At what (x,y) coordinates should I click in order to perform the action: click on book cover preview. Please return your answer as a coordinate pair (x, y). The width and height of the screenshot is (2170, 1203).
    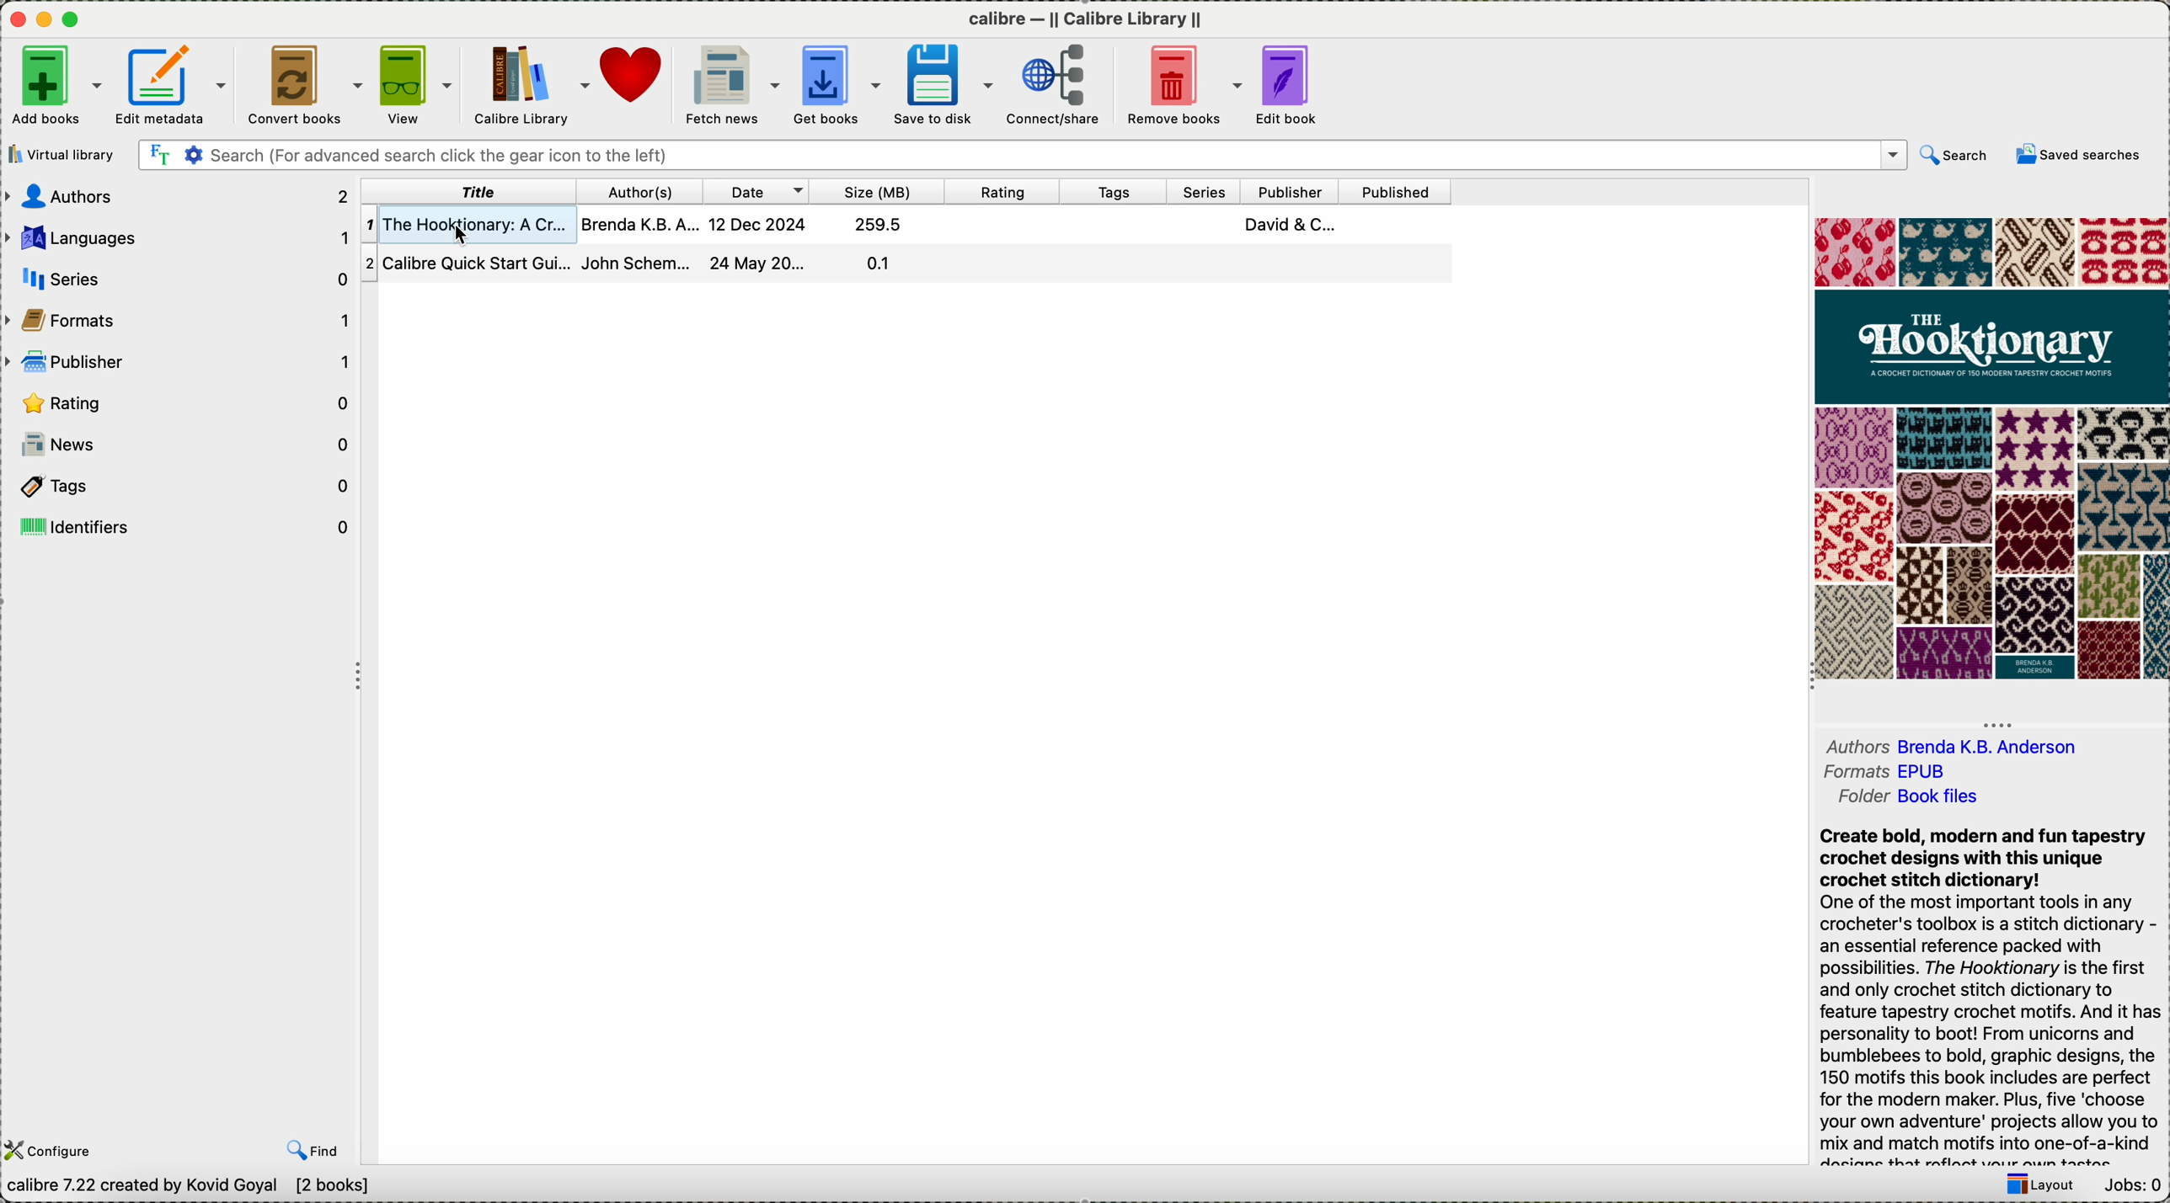
    Looking at the image, I should click on (1990, 450).